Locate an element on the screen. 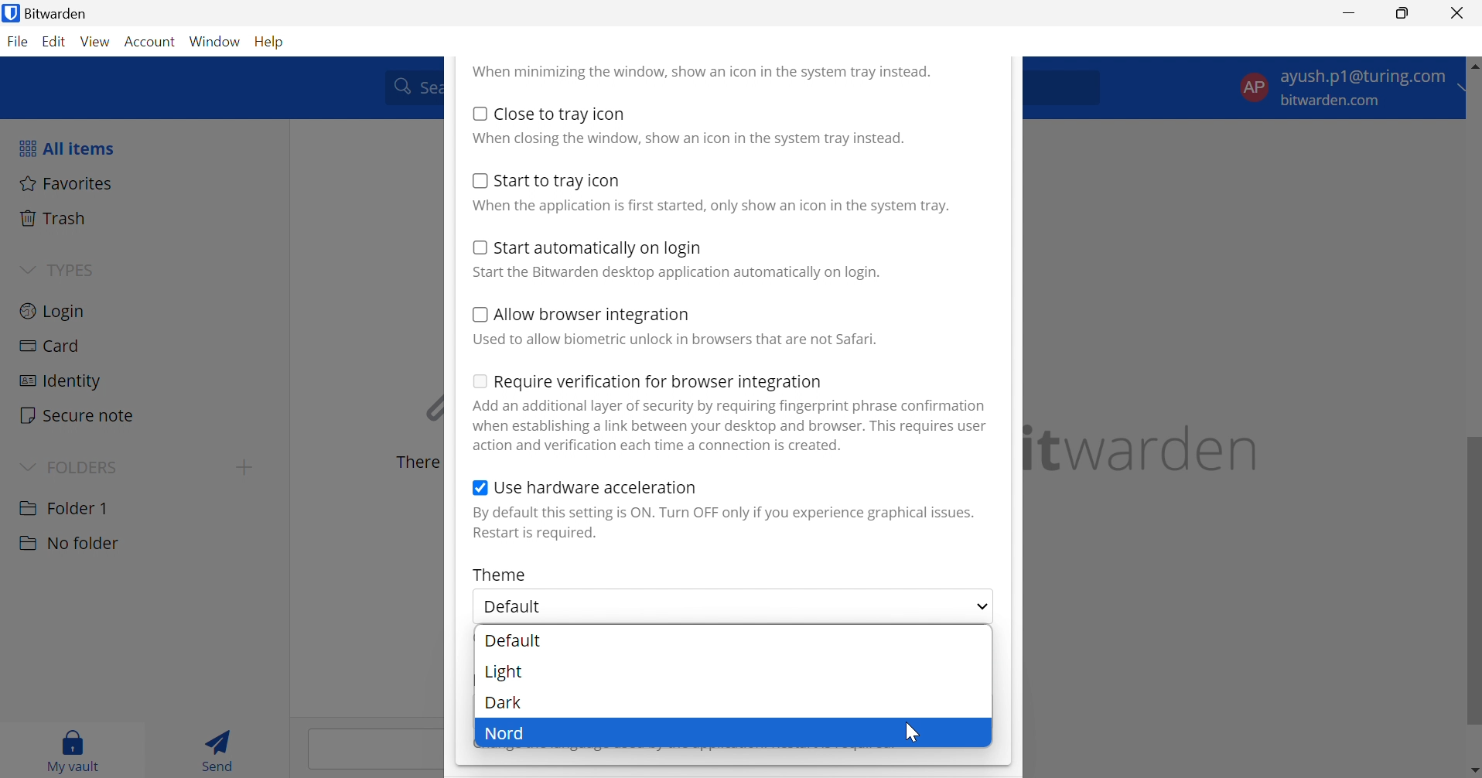  Checkbox is located at coordinates (476, 247).